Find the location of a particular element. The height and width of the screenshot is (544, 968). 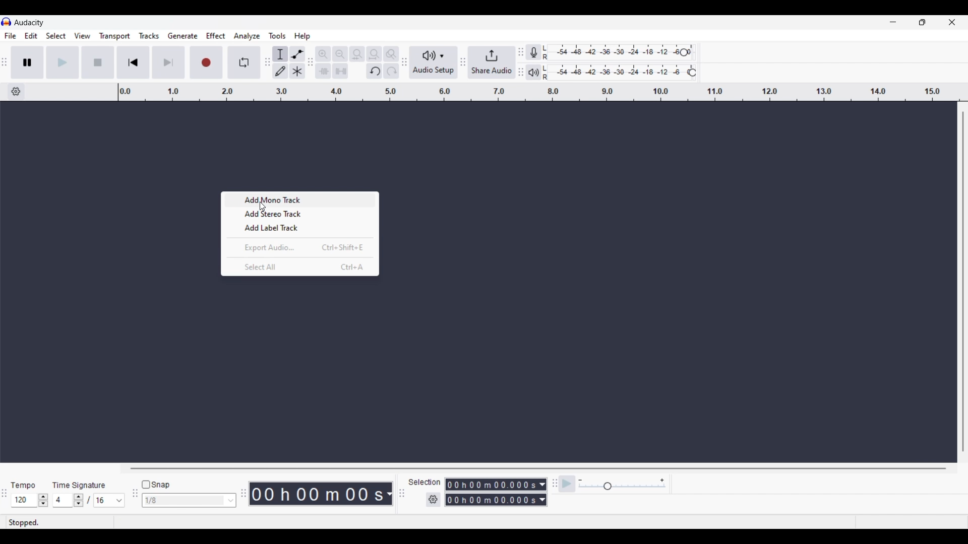

Zoom out is located at coordinates (340, 54).